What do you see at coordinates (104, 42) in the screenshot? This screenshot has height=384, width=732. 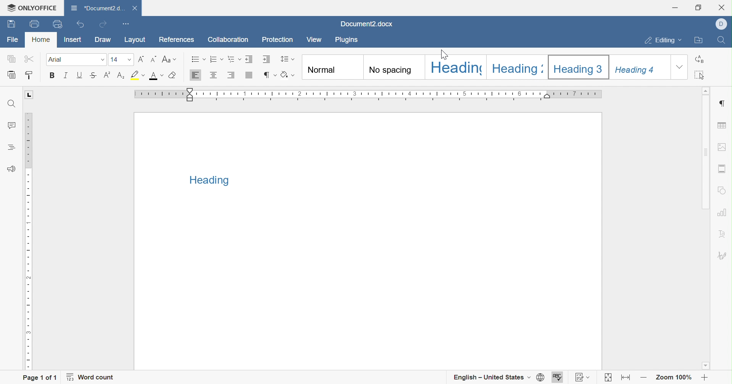 I see `Draw` at bounding box center [104, 42].